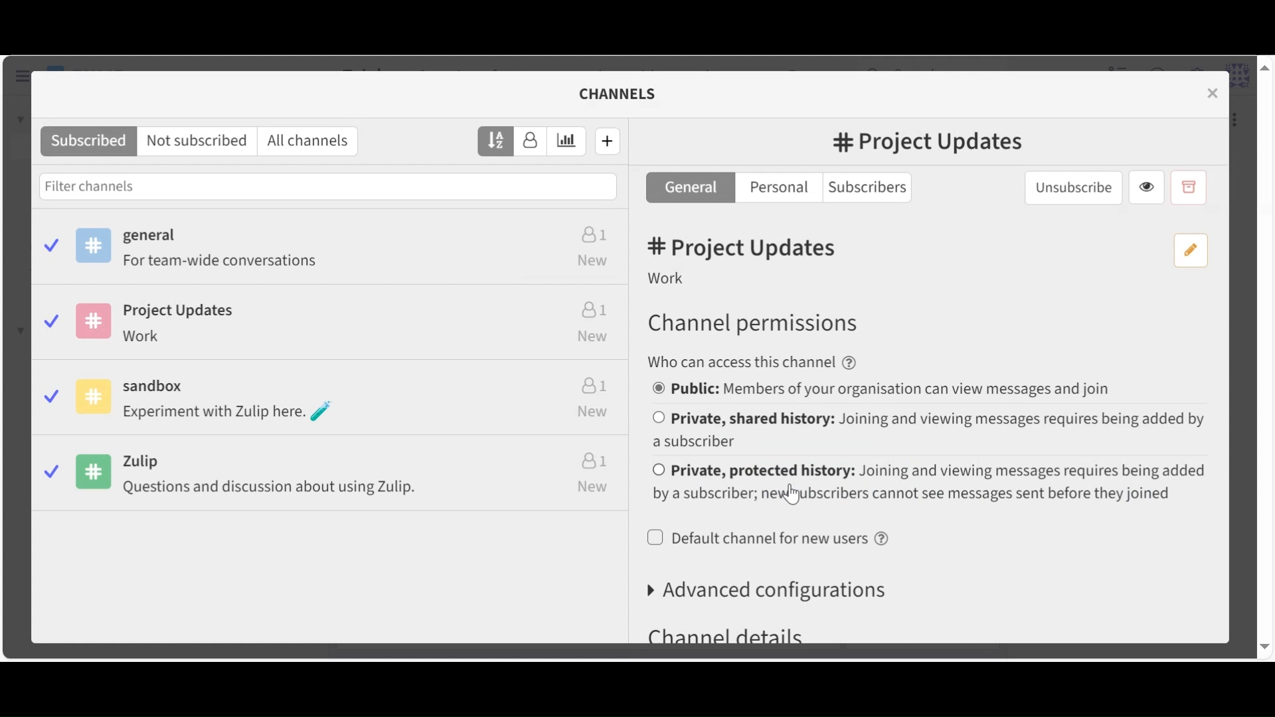 The image size is (1275, 717). Describe the element at coordinates (316, 141) in the screenshot. I see `All channels` at that location.